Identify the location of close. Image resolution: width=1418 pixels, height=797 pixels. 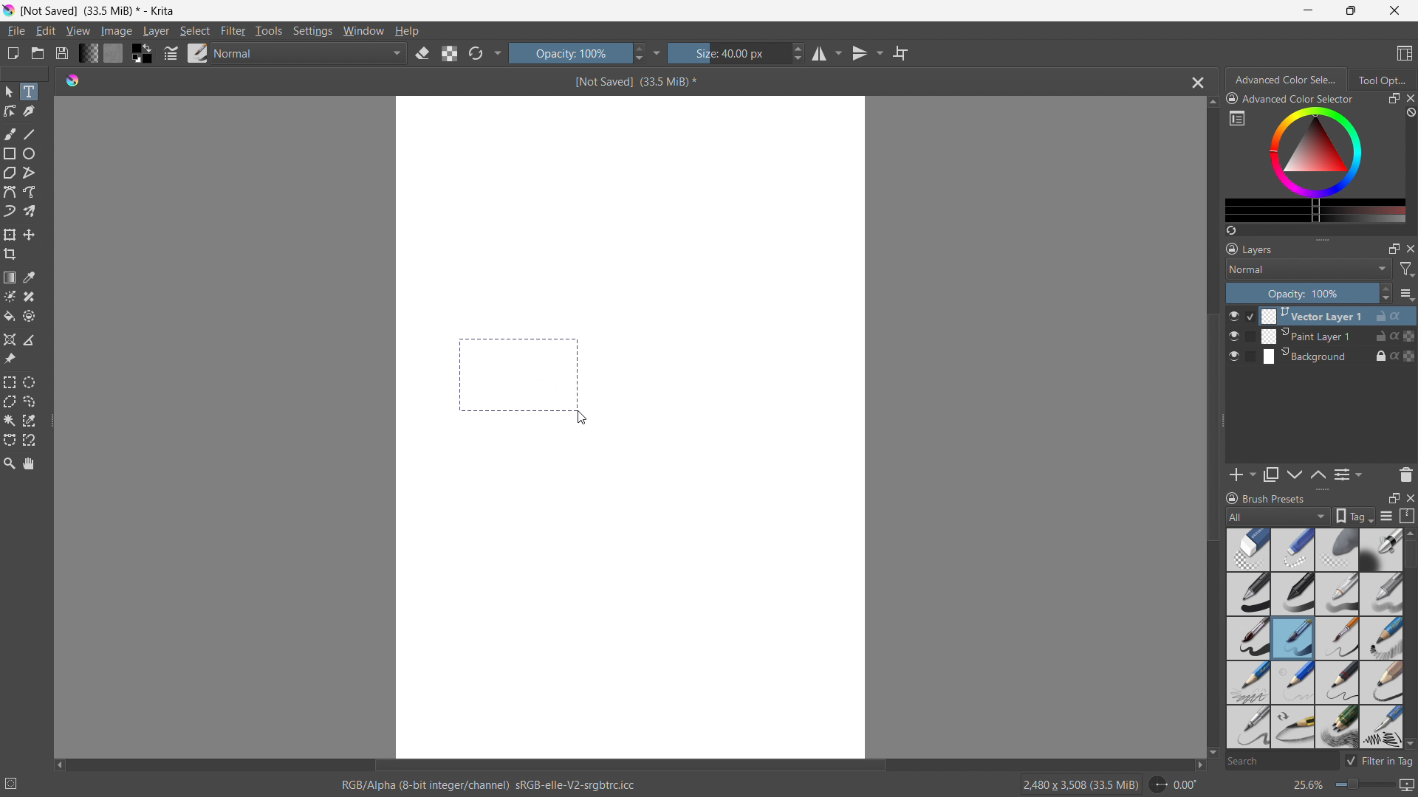
(1409, 248).